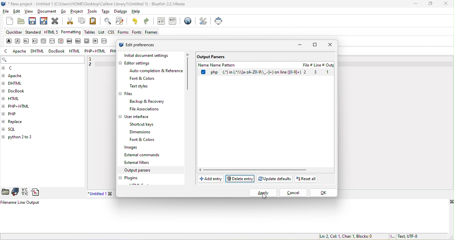 The width and height of the screenshot is (454, 240). I want to click on auto completion & reference, so click(158, 71).